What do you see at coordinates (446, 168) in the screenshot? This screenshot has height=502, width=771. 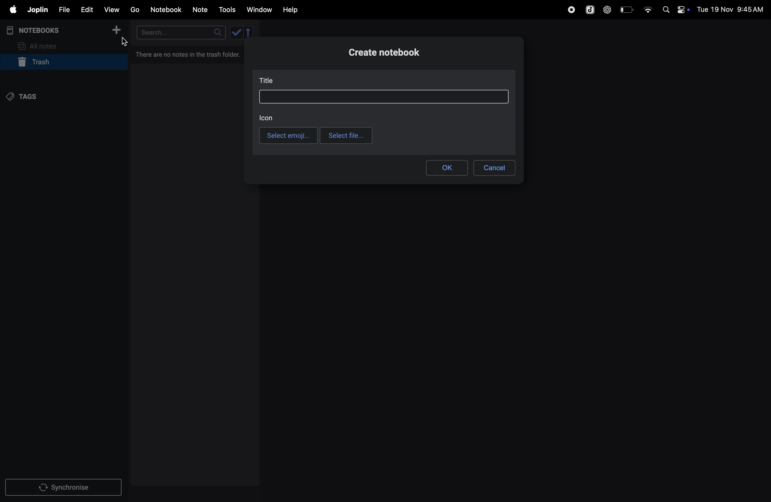 I see `OK` at bounding box center [446, 168].